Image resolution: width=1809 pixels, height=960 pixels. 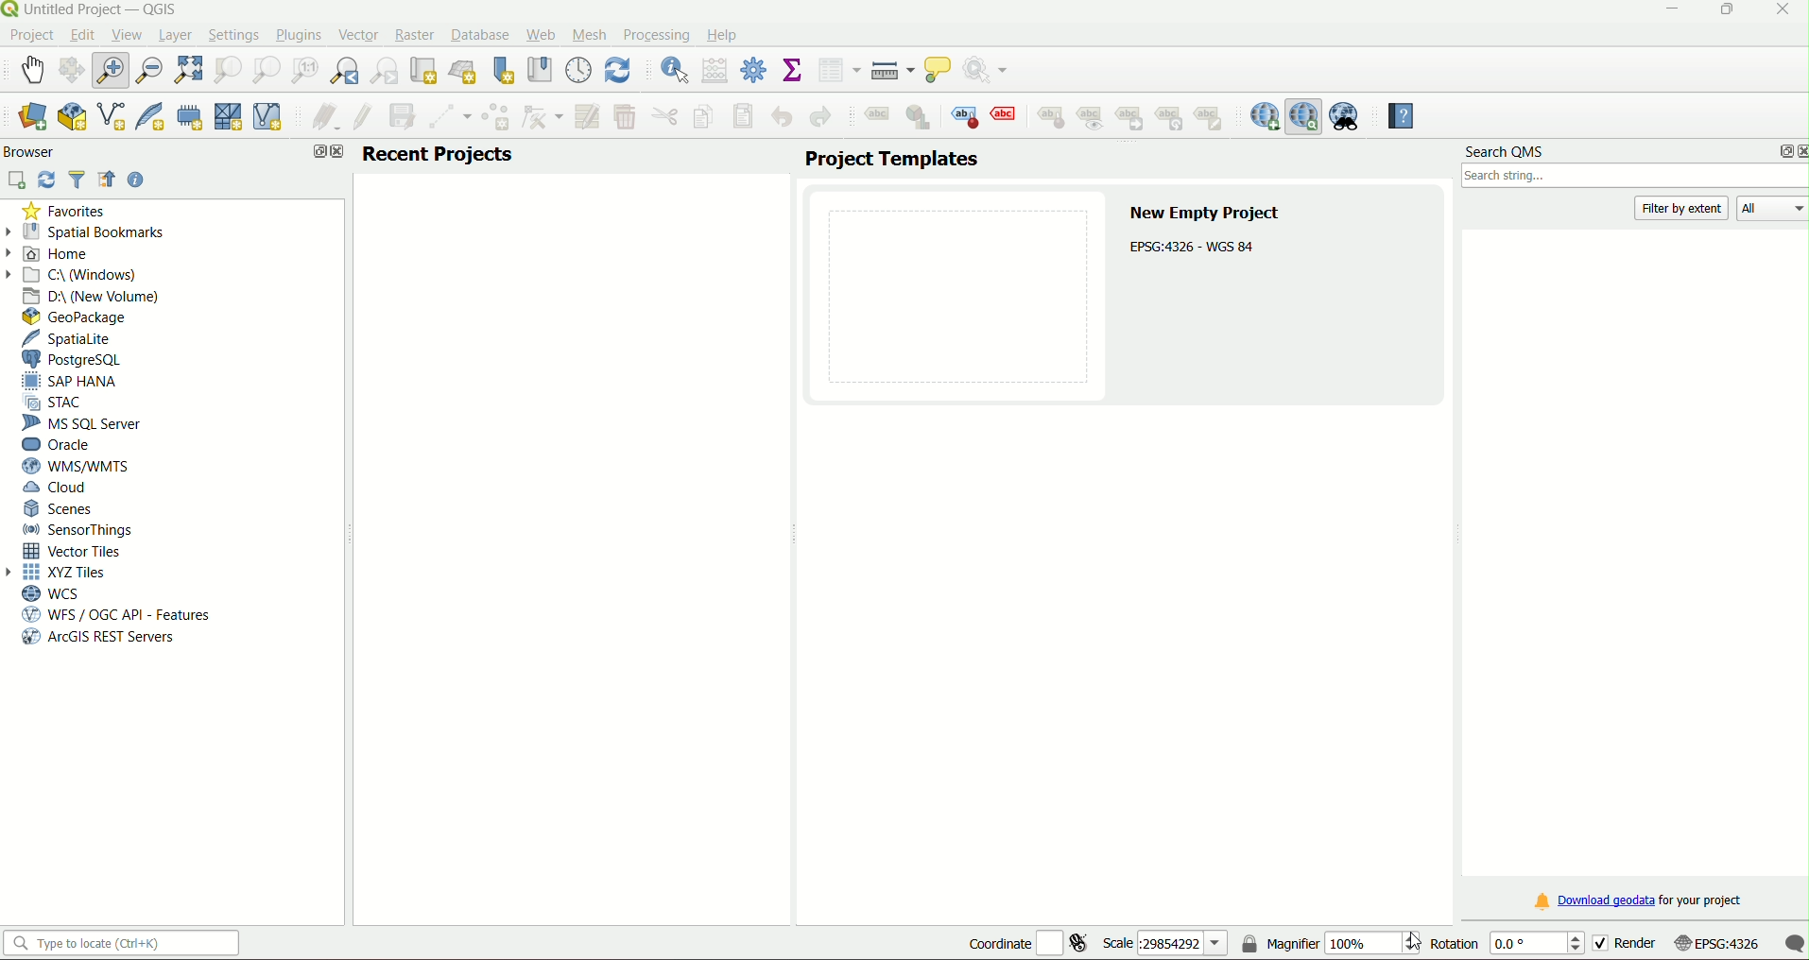 I want to click on EPSG, so click(x=1717, y=944).